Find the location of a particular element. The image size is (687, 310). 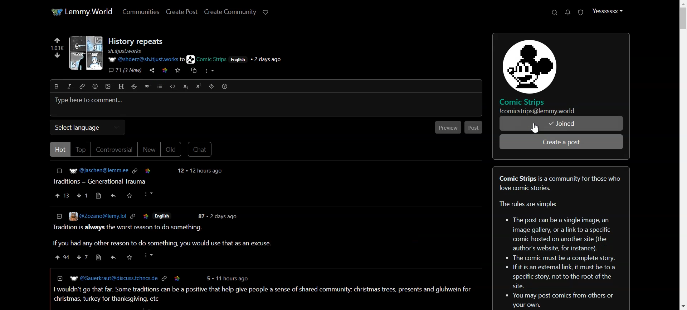

More is located at coordinates (209, 71).